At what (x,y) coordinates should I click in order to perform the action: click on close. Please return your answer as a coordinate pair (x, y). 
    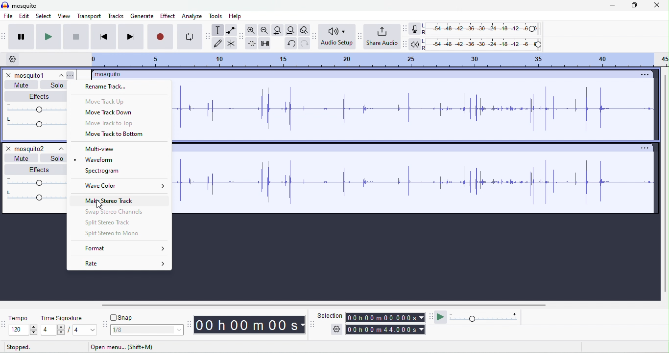
    Looking at the image, I should click on (9, 147).